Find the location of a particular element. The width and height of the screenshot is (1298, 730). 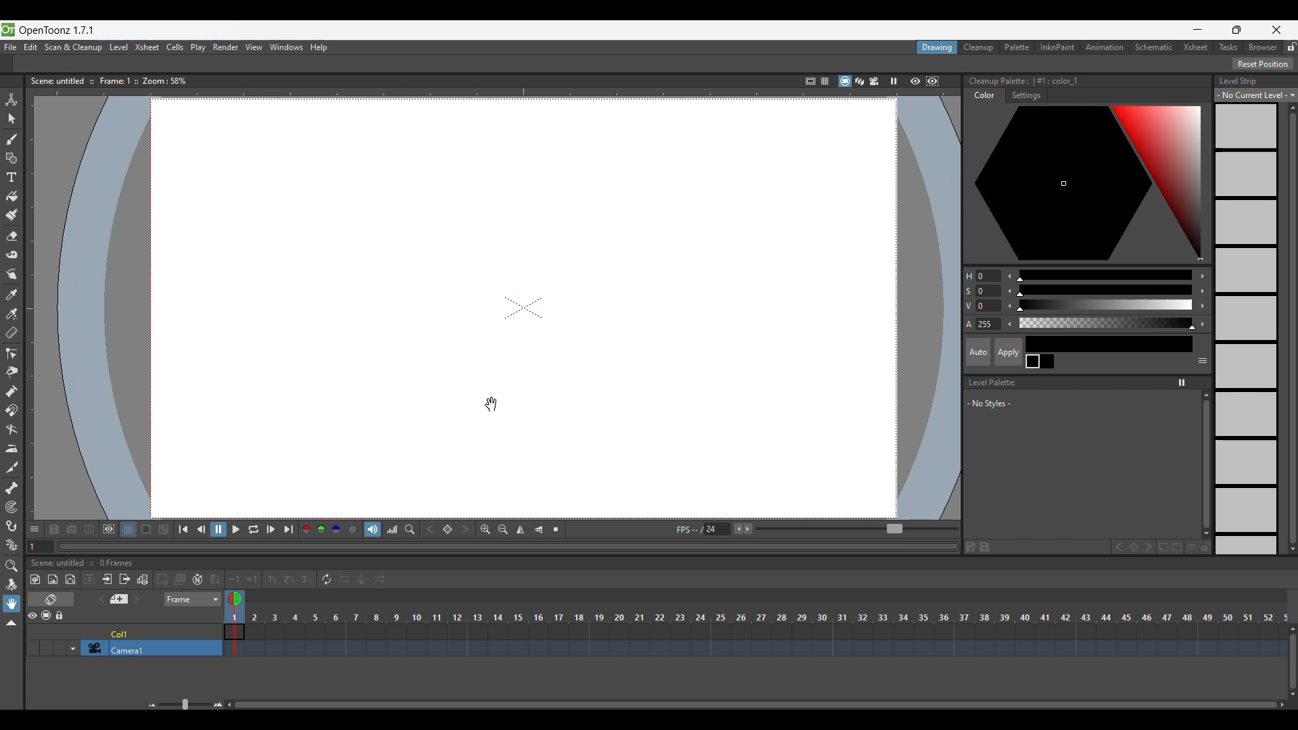

Reframe on 3's is located at coordinates (307, 579).